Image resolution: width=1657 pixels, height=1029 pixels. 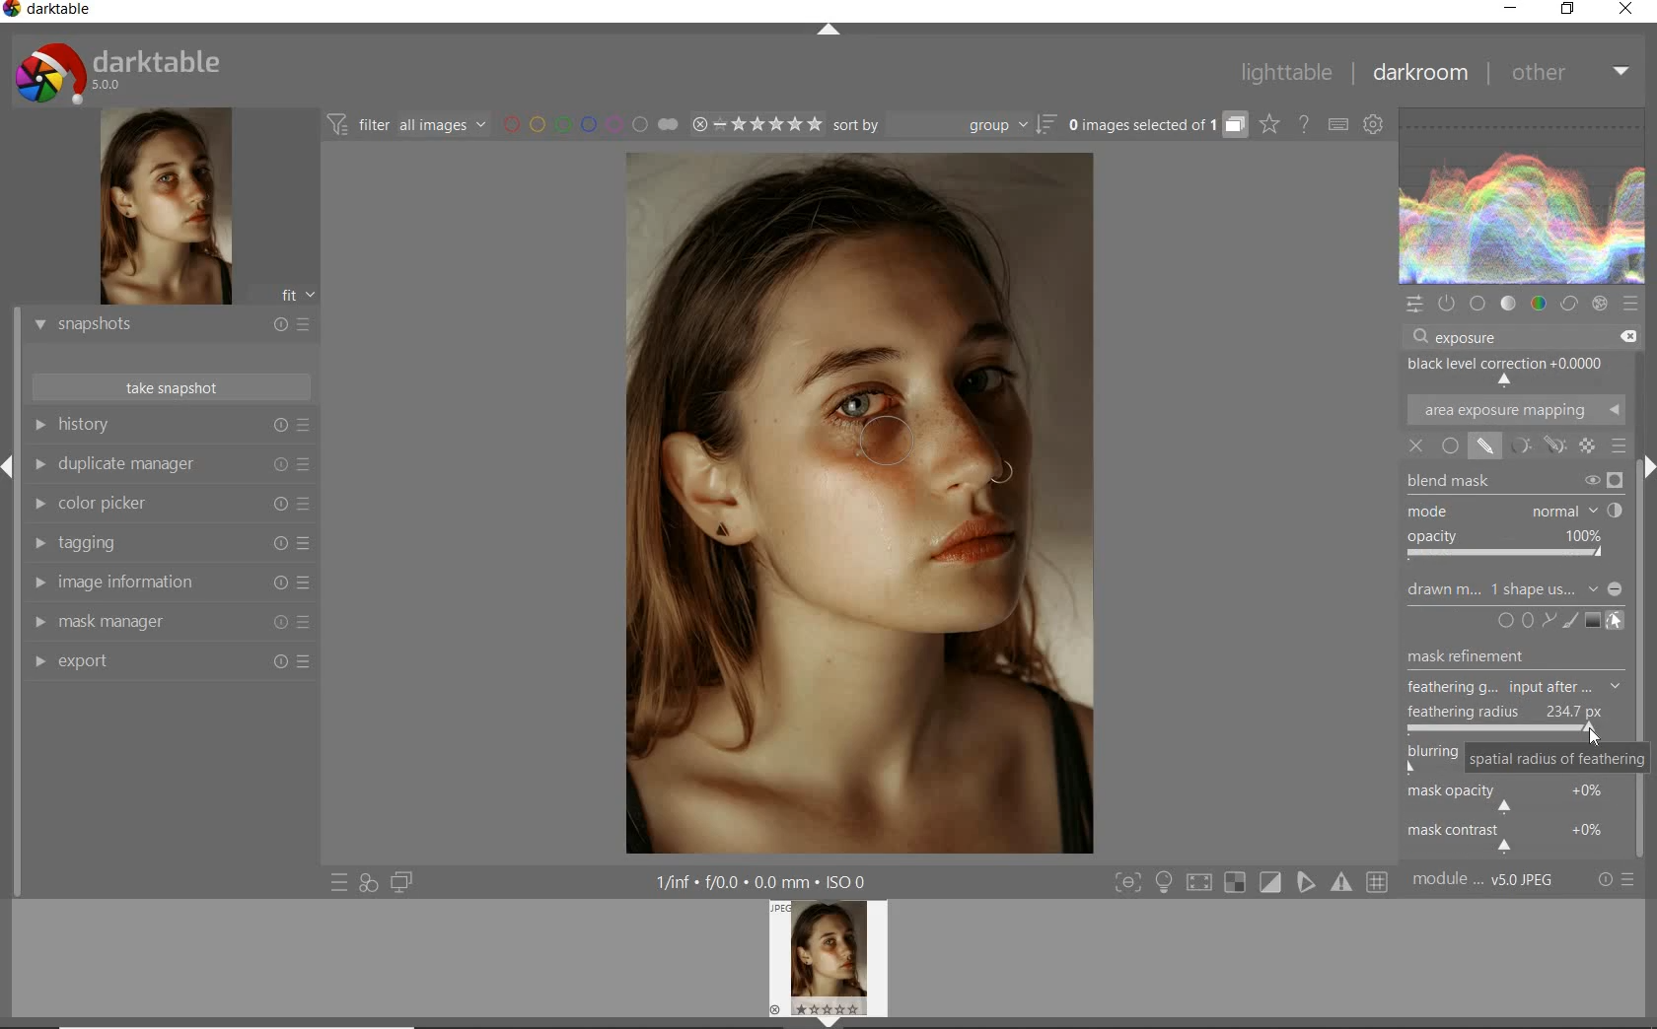 I want to click on MASK REFINEMENT, so click(x=1487, y=657).